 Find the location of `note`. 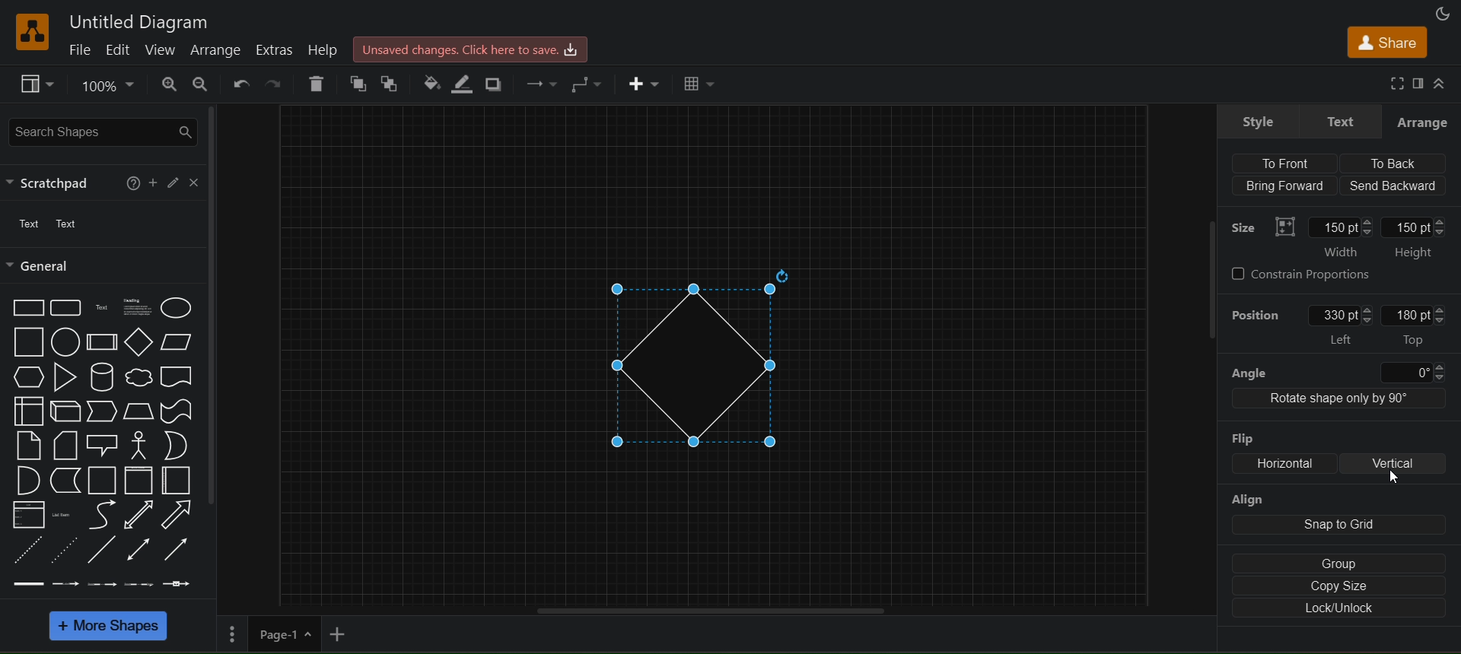

note is located at coordinates (28, 445).